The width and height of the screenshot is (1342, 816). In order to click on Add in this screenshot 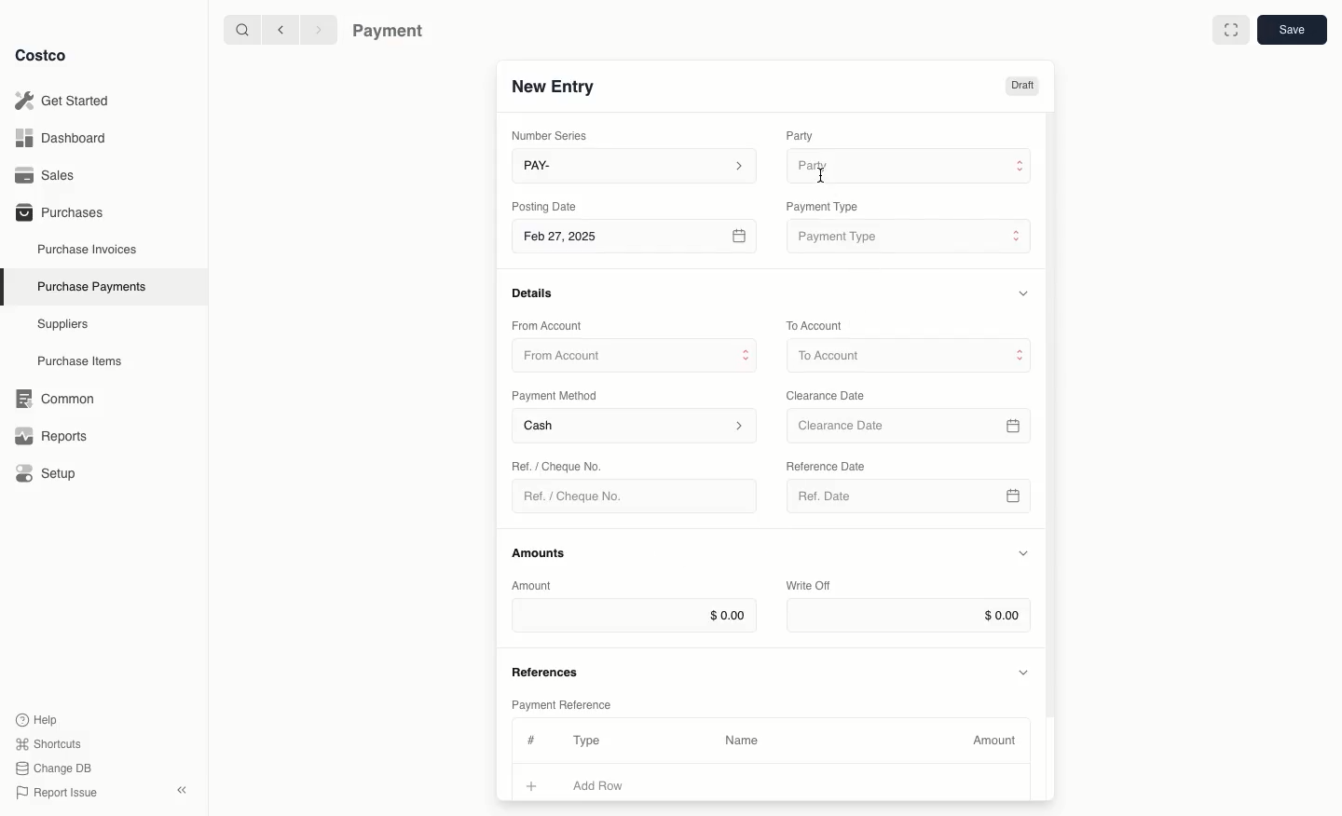, I will do `click(532, 783)`.